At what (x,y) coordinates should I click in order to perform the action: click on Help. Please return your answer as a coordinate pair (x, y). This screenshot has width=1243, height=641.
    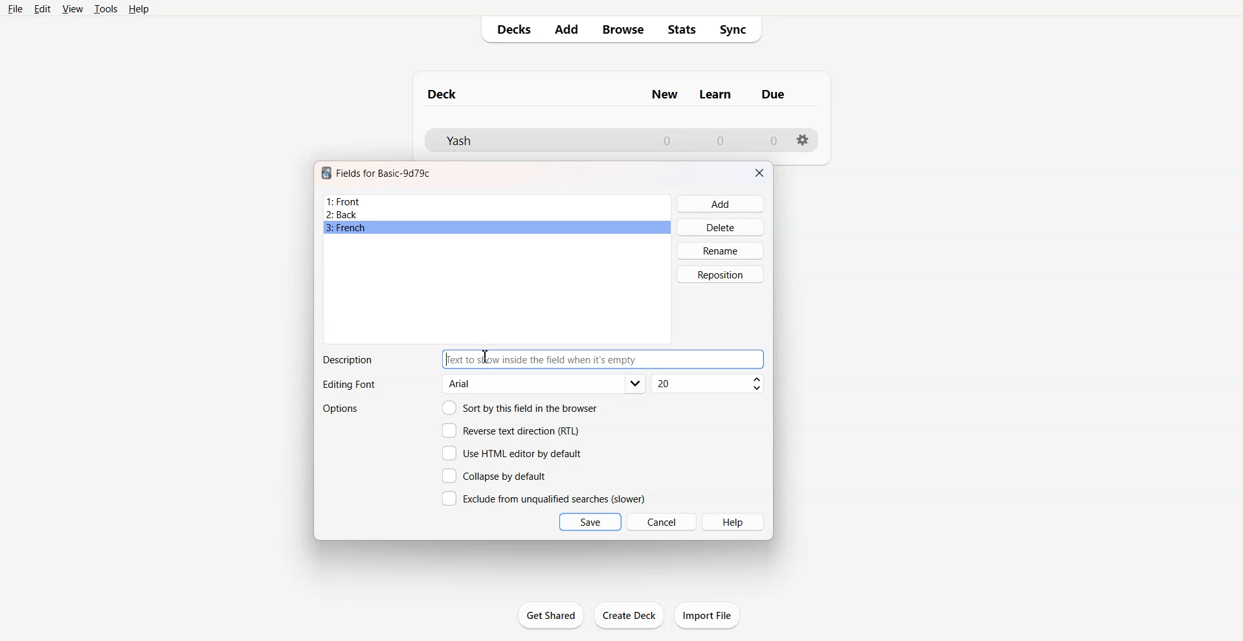
    Looking at the image, I should click on (139, 9).